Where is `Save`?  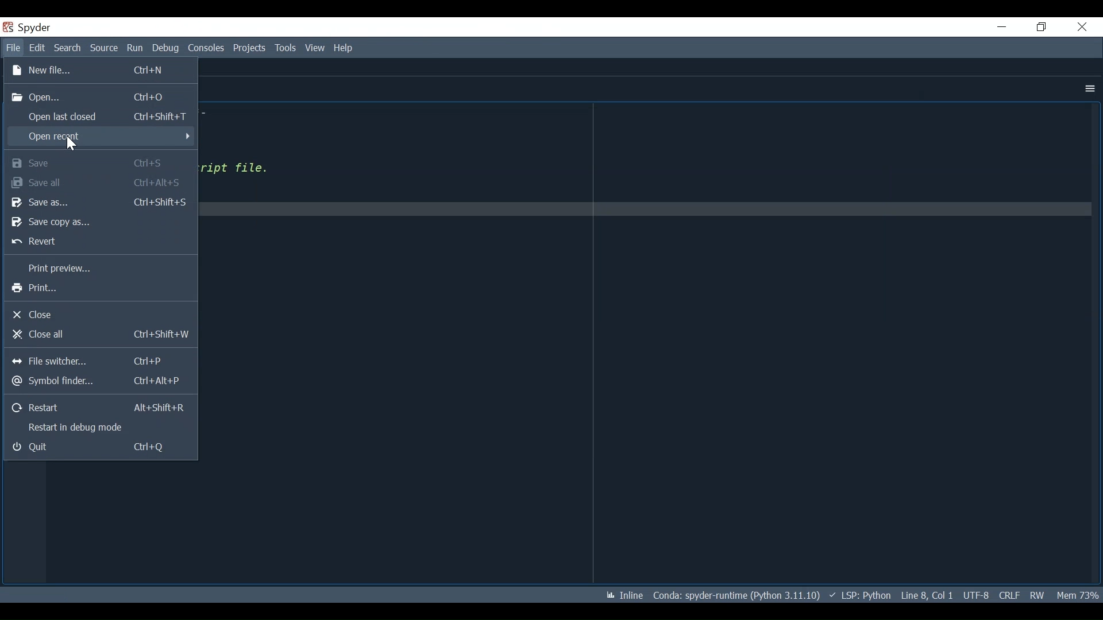
Save is located at coordinates (101, 163).